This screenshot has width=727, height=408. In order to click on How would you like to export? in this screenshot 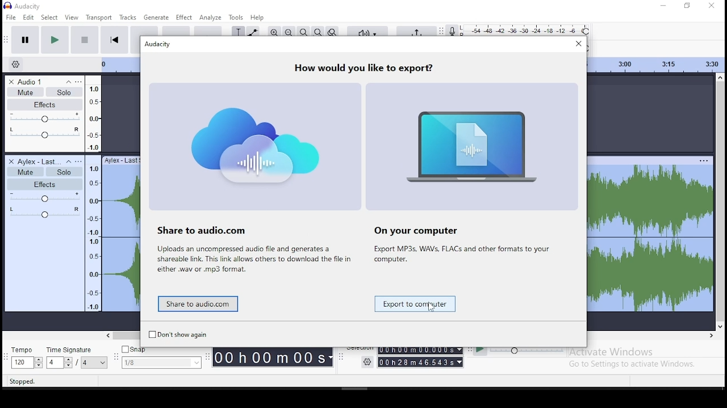, I will do `click(363, 68)`.